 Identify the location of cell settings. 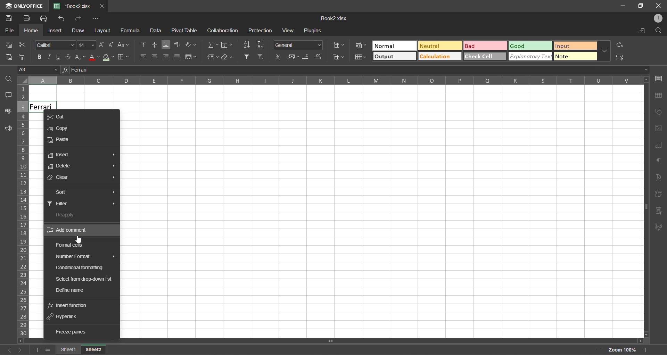
(659, 79).